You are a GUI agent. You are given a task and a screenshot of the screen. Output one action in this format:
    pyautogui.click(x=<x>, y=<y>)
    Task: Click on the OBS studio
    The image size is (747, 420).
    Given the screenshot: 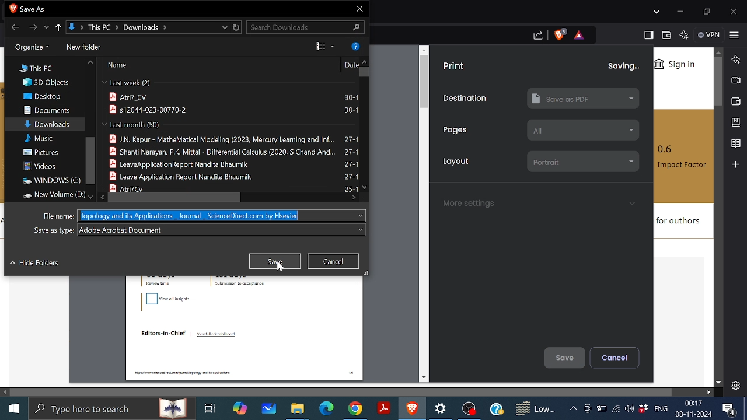 What is the action you would take?
    pyautogui.click(x=470, y=409)
    